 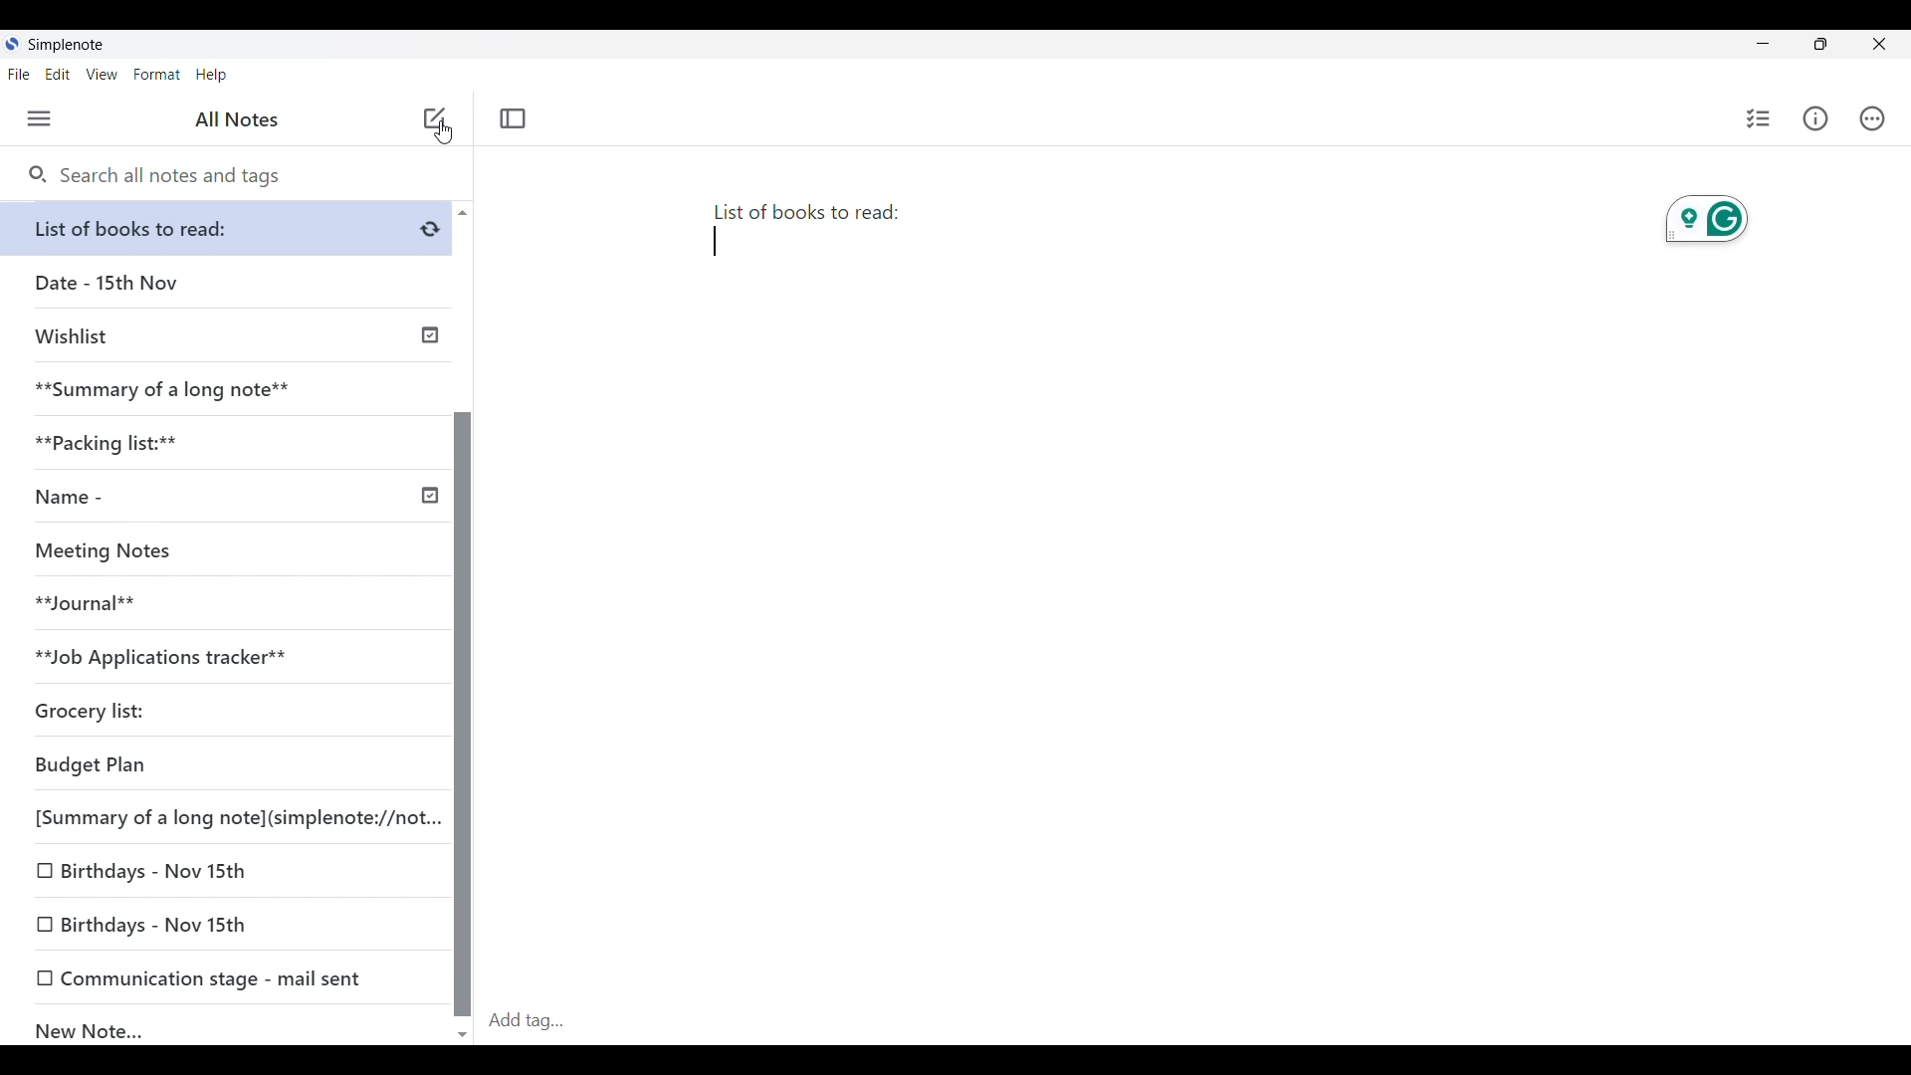 I want to click on View, so click(x=103, y=75).